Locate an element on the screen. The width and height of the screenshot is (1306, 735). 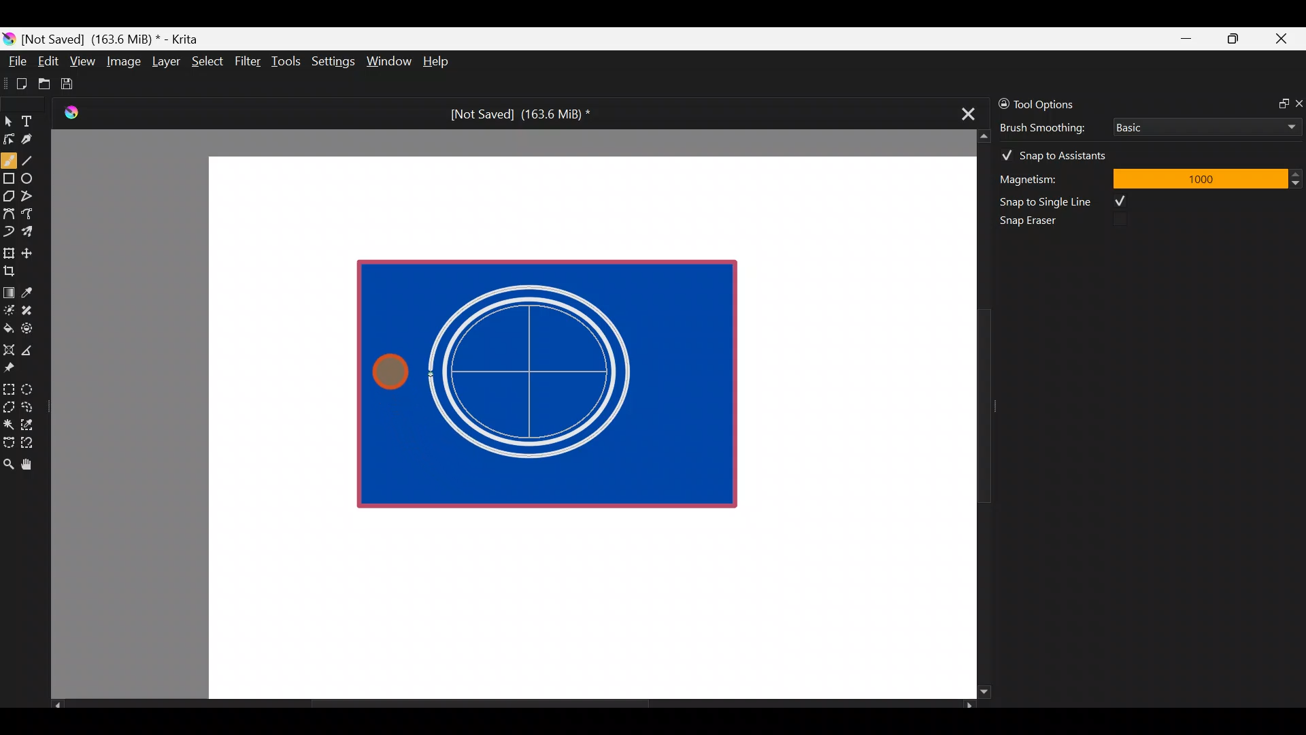
Move a layer is located at coordinates (31, 251).